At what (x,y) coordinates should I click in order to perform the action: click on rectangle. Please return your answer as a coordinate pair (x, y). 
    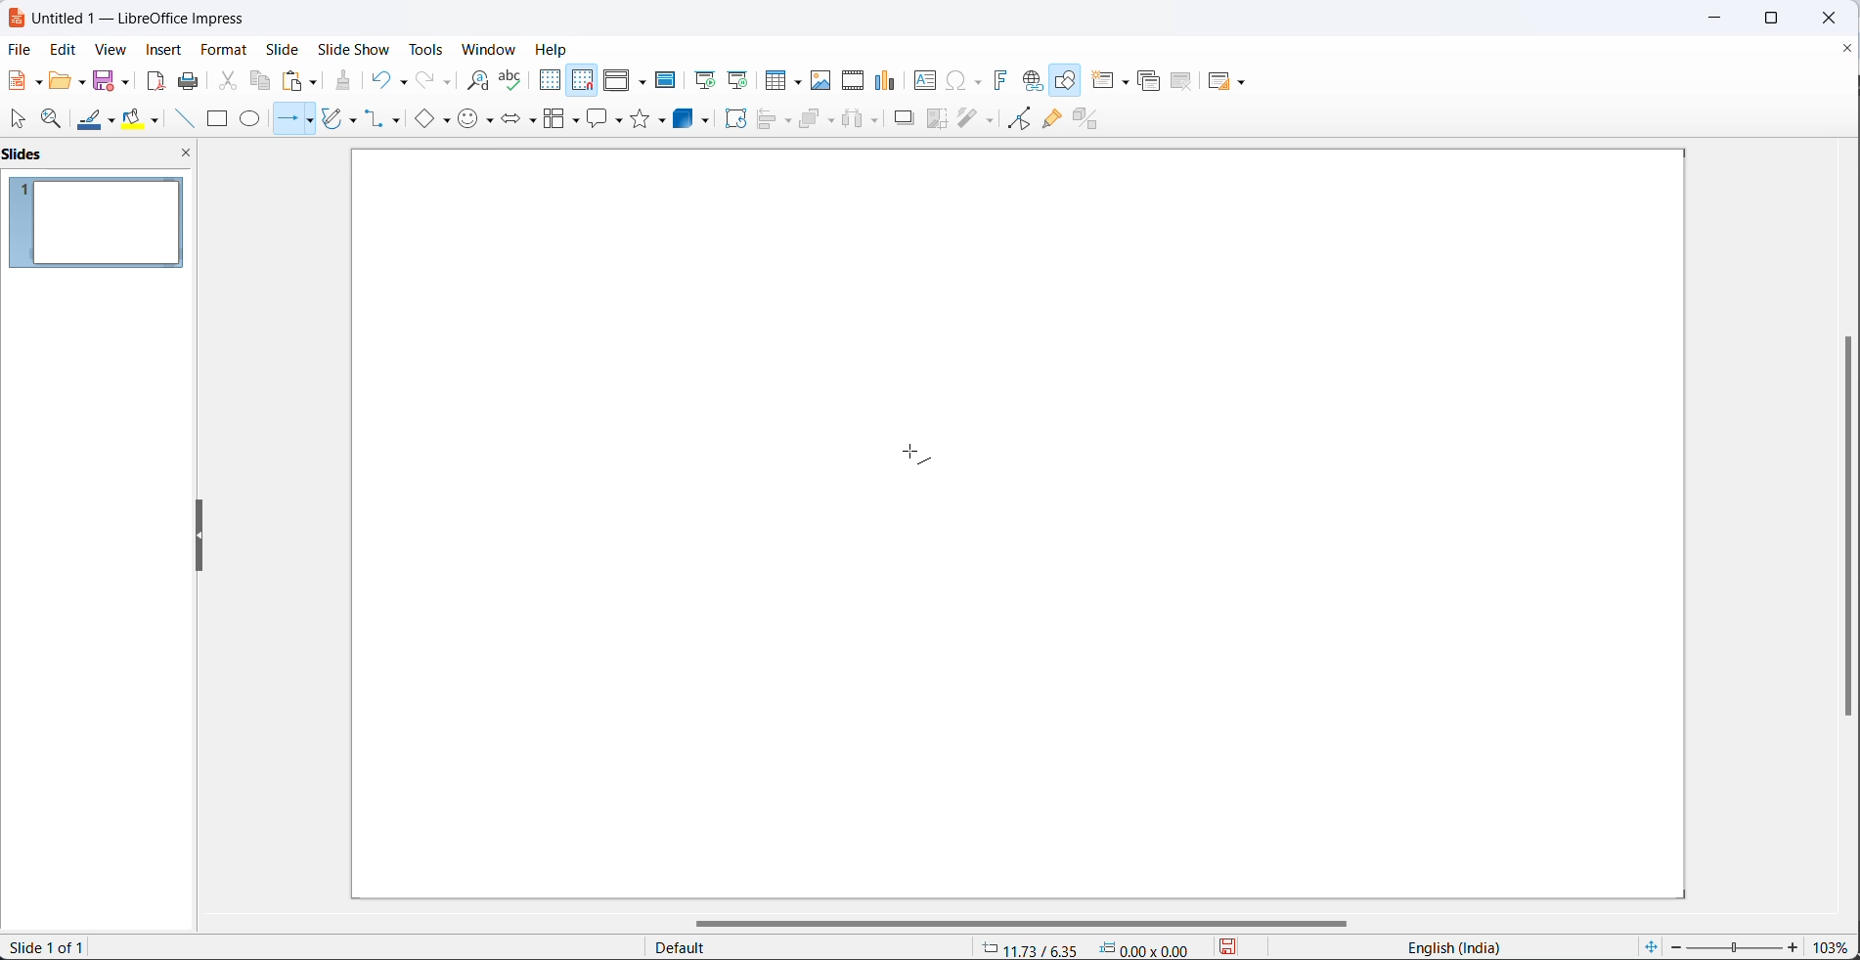
    Looking at the image, I should click on (216, 119).